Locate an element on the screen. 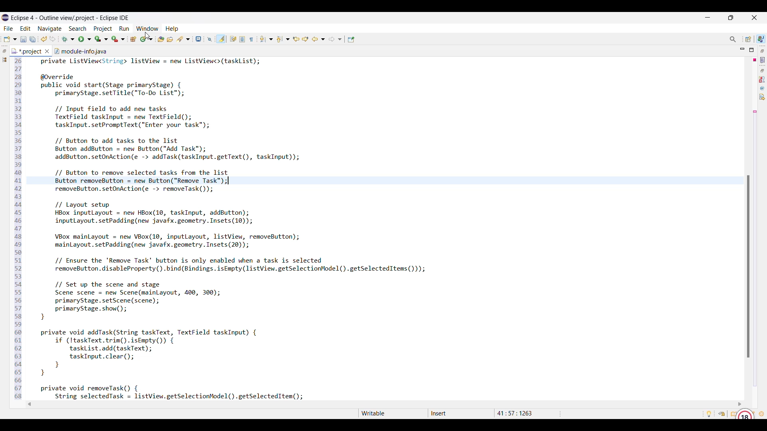  Project menu is located at coordinates (103, 29).